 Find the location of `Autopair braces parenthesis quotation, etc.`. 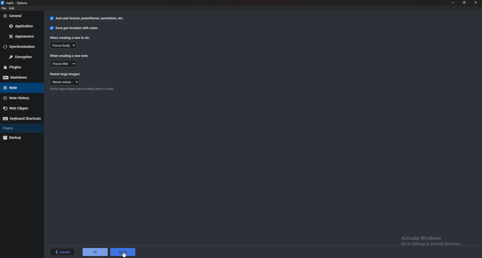

Autopair braces parenthesis quotation, etc. is located at coordinates (87, 19).